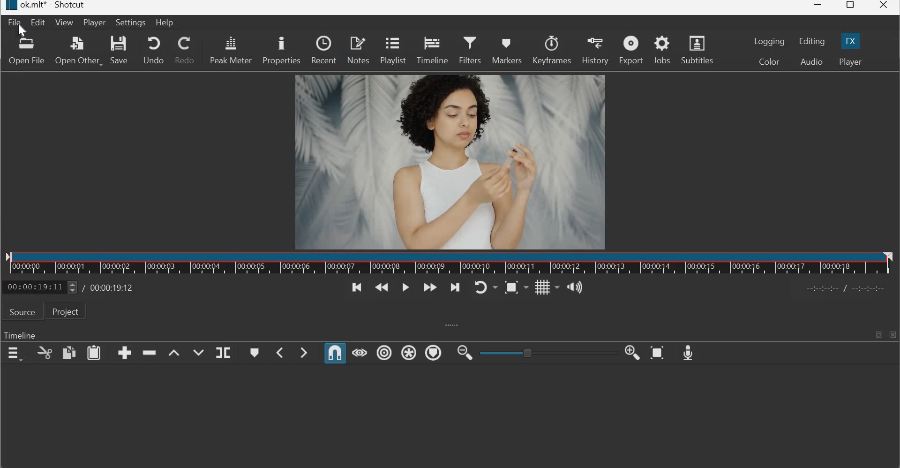 The width and height of the screenshot is (900, 468). I want to click on Ripple Markers, so click(434, 355).